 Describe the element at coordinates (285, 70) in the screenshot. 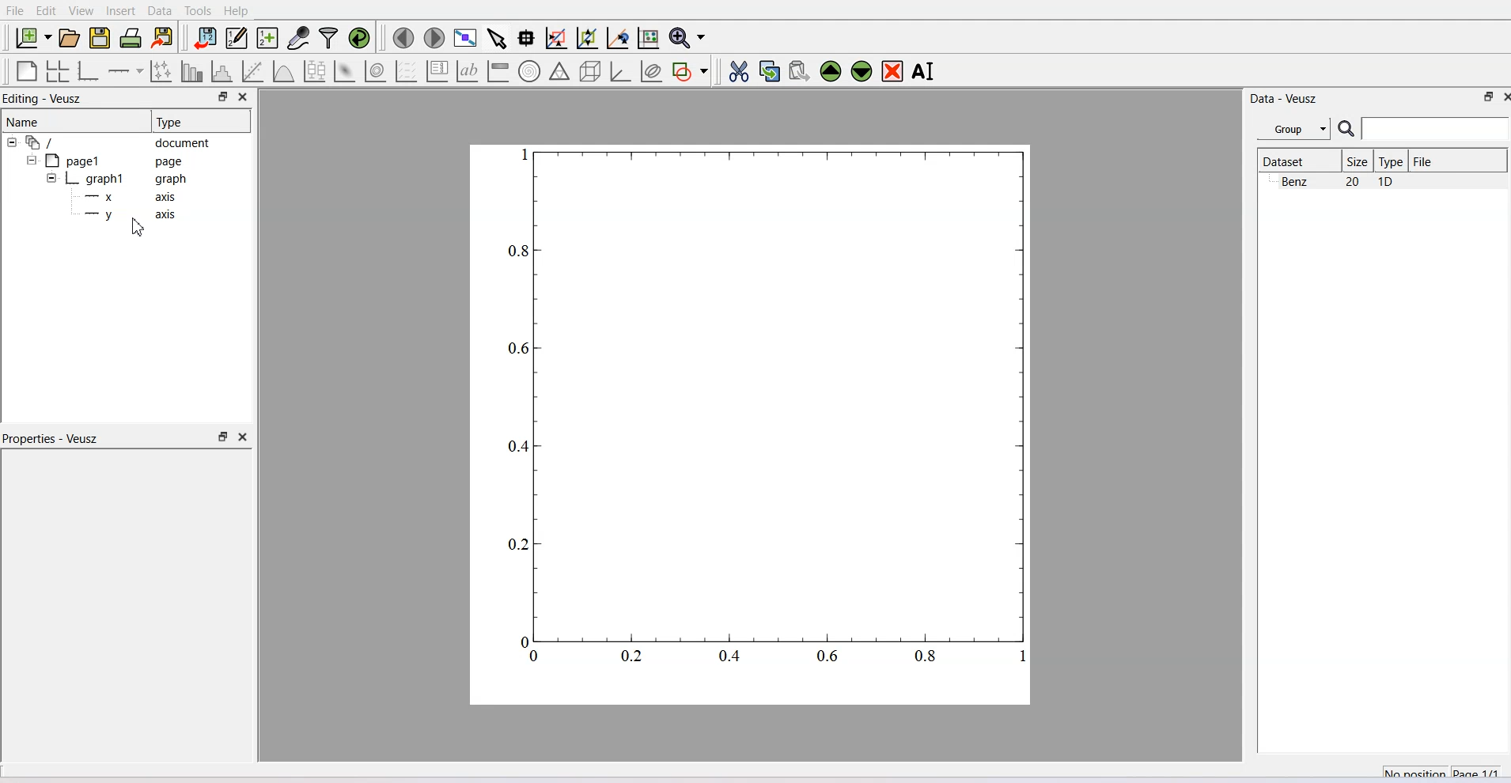

I see `Plot a function` at that location.